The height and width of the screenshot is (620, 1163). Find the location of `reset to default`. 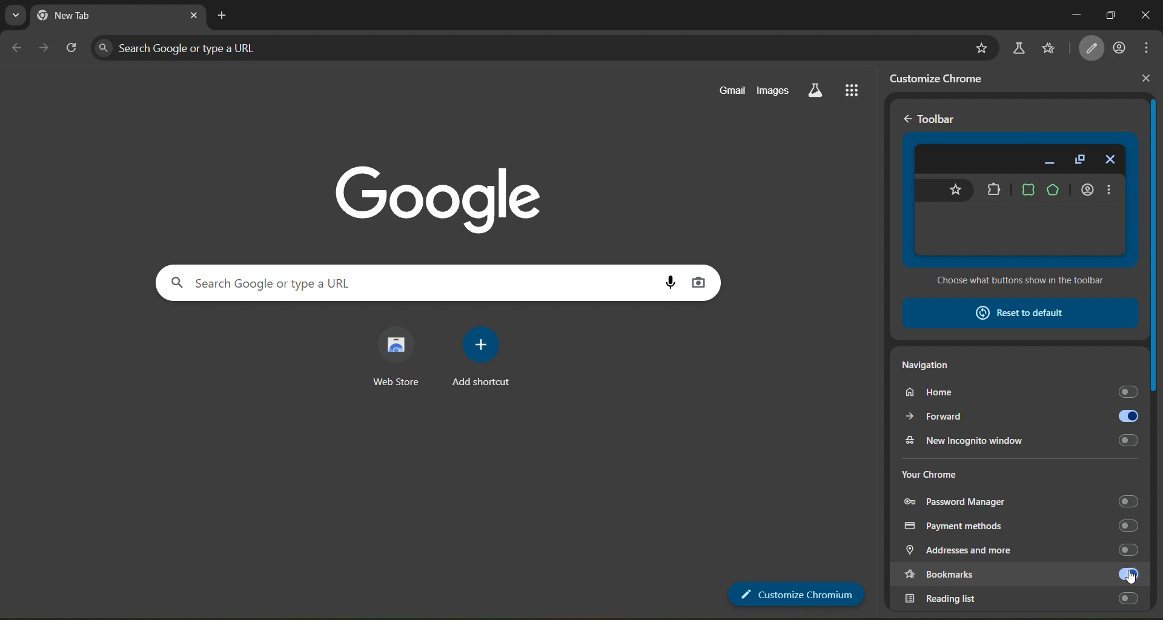

reset to default is located at coordinates (1018, 312).